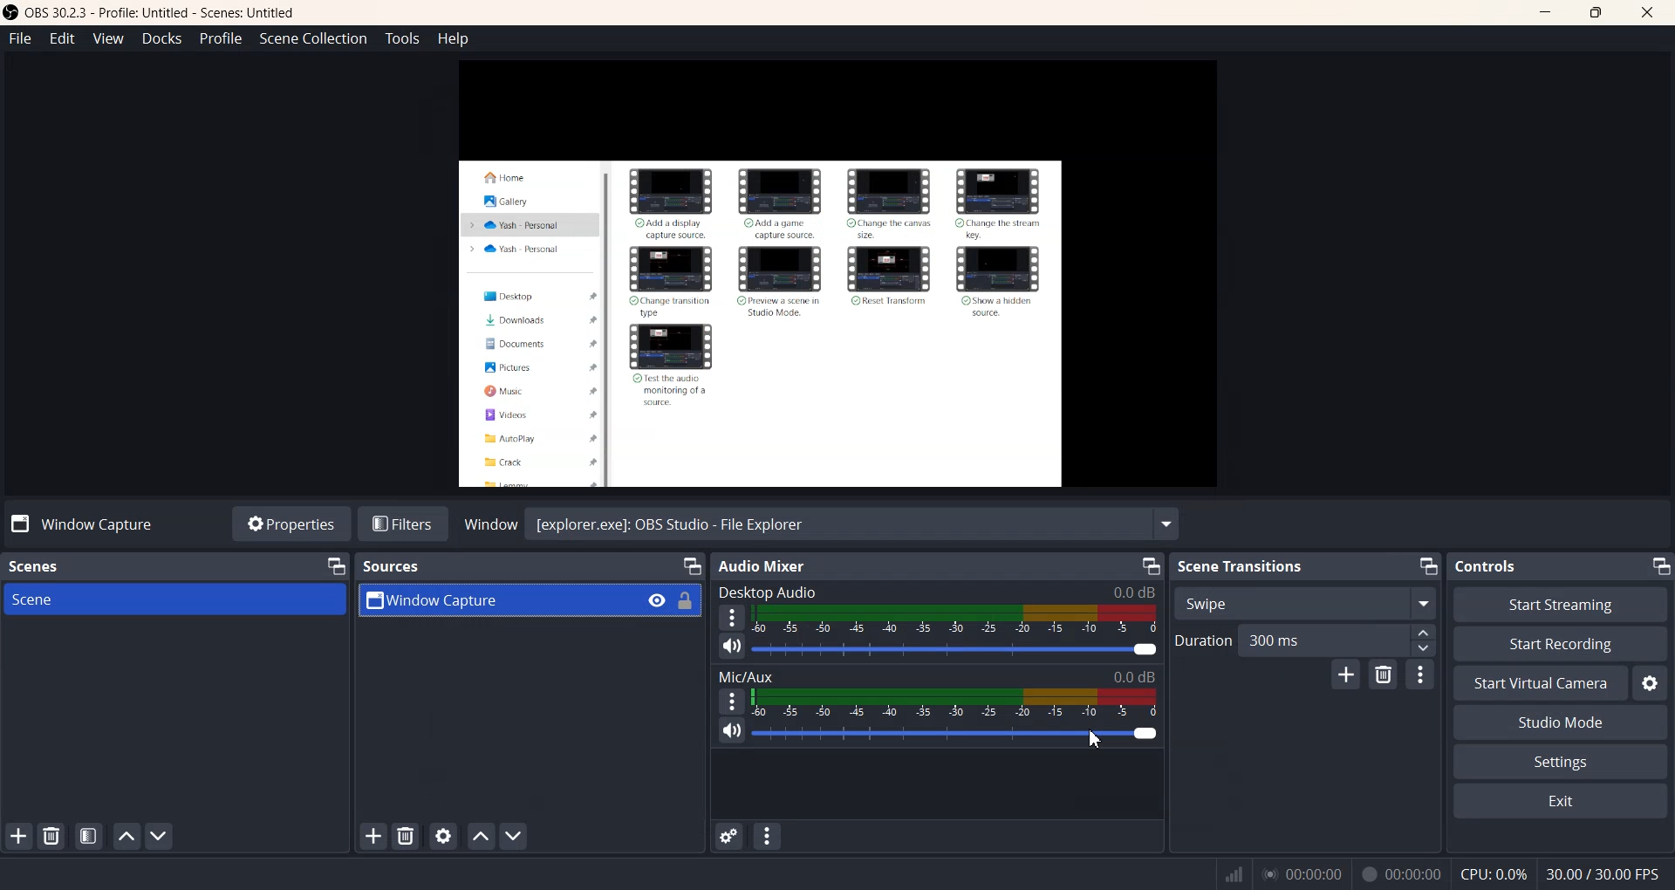 The height and width of the screenshot is (890, 1675). Describe the element at coordinates (955, 704) in the screenshot. I see `Volume Indicator` at that location.